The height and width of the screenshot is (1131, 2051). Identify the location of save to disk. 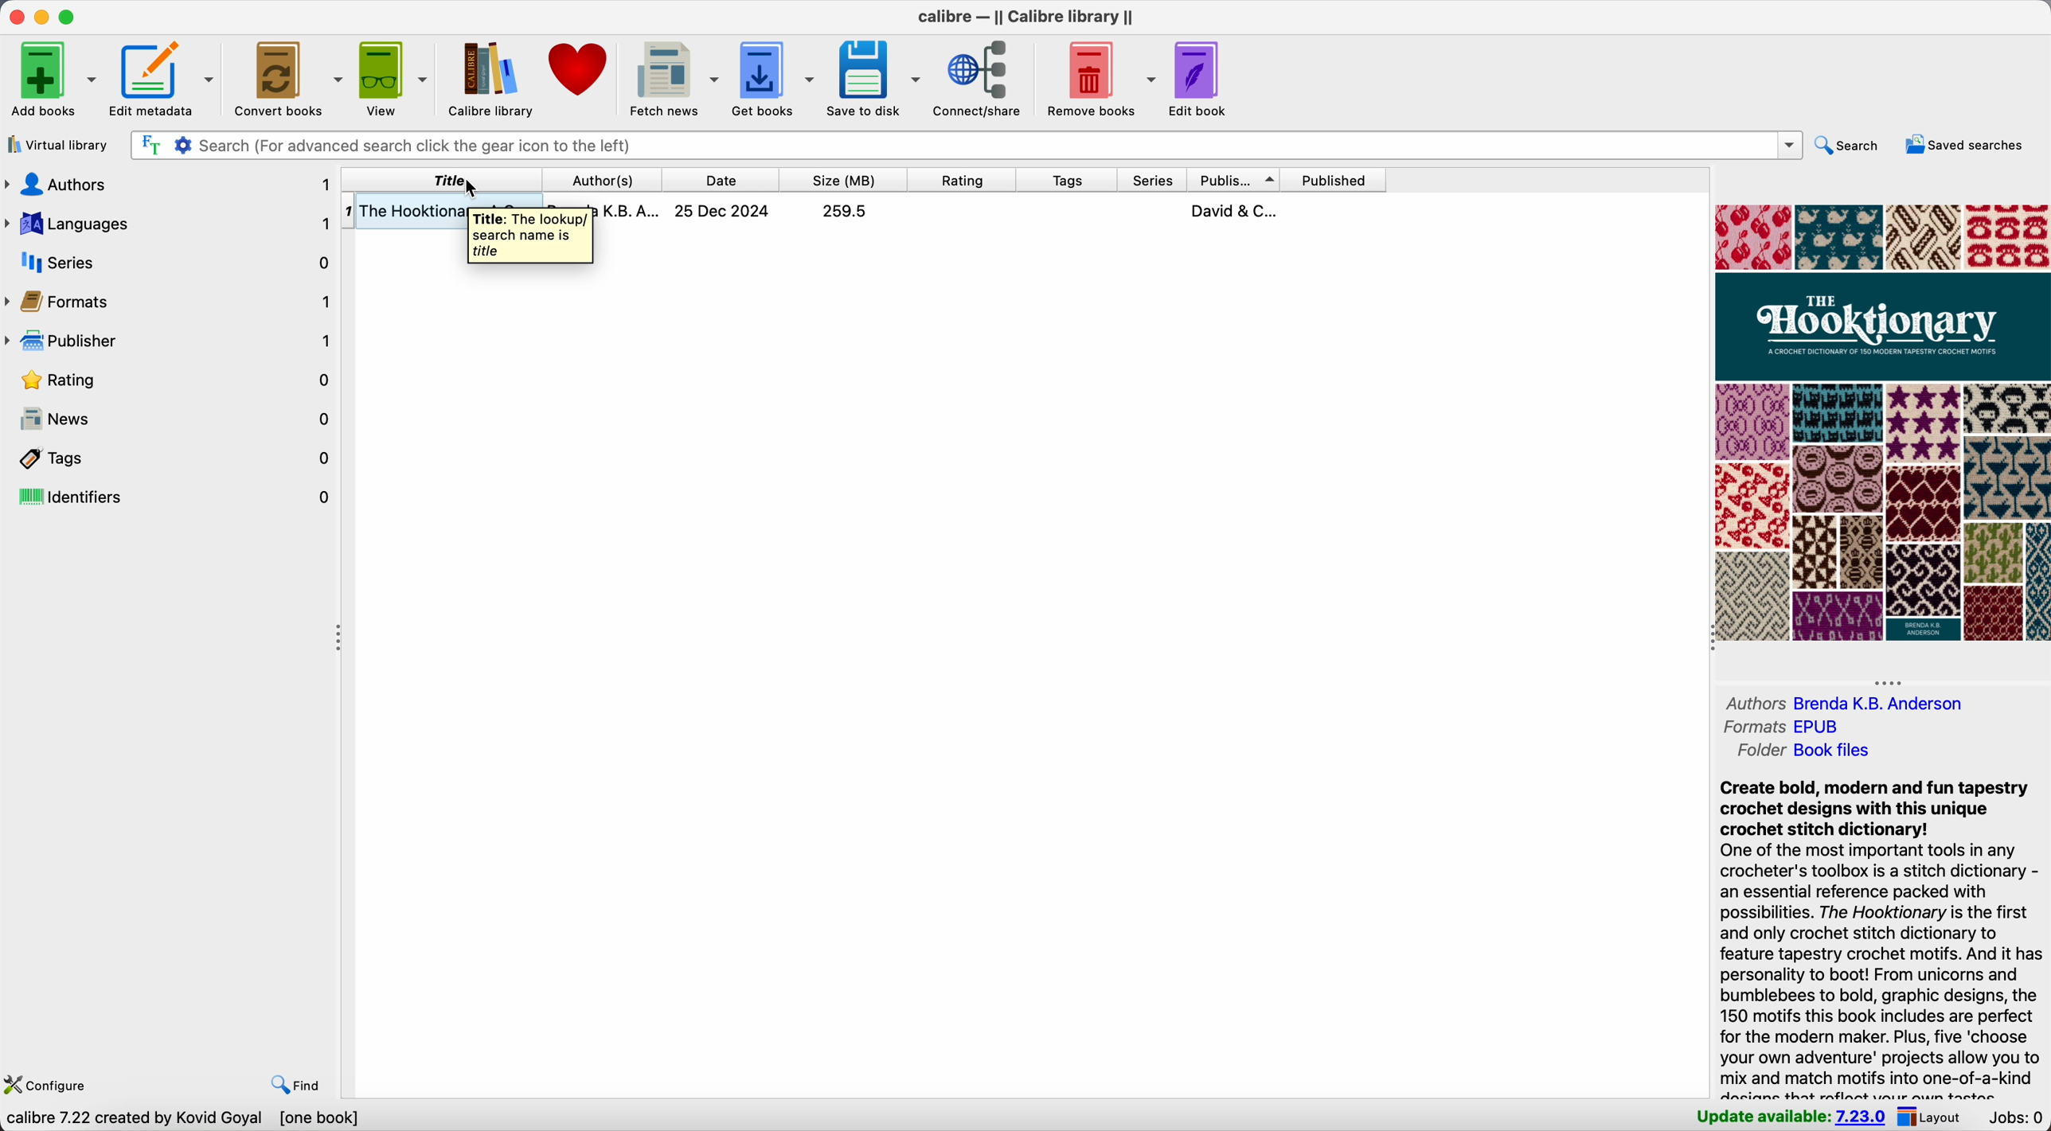
(874, 80).